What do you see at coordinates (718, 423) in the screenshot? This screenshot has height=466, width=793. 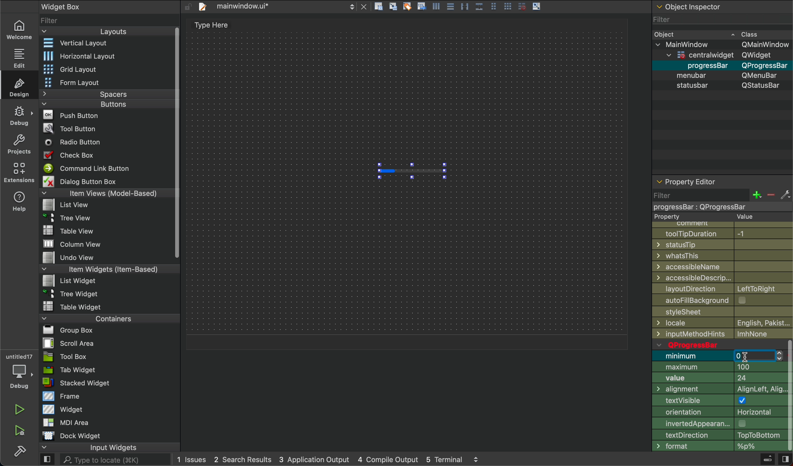 I see `appereance` at bounding box center [718, 423].